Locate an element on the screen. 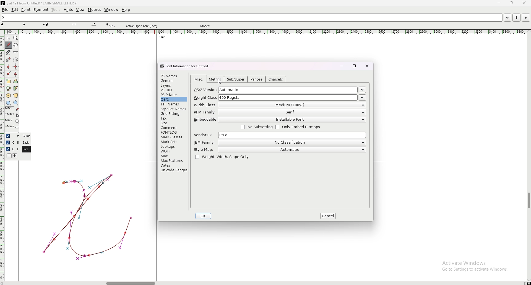  grid fitting is located at coordinates (173, 114).